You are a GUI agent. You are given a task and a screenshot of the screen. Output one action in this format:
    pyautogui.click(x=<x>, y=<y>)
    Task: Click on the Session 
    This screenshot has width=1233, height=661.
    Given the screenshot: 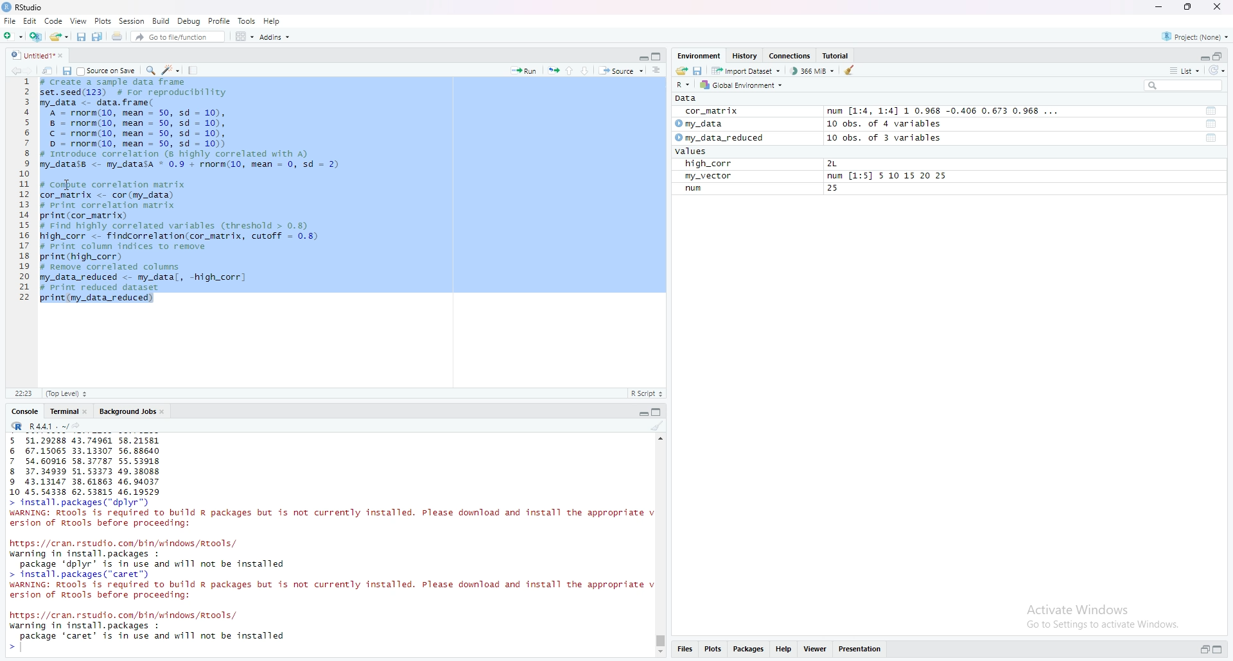 What is the action you would take?
    pyautogui.click(x=132, y=21)
    